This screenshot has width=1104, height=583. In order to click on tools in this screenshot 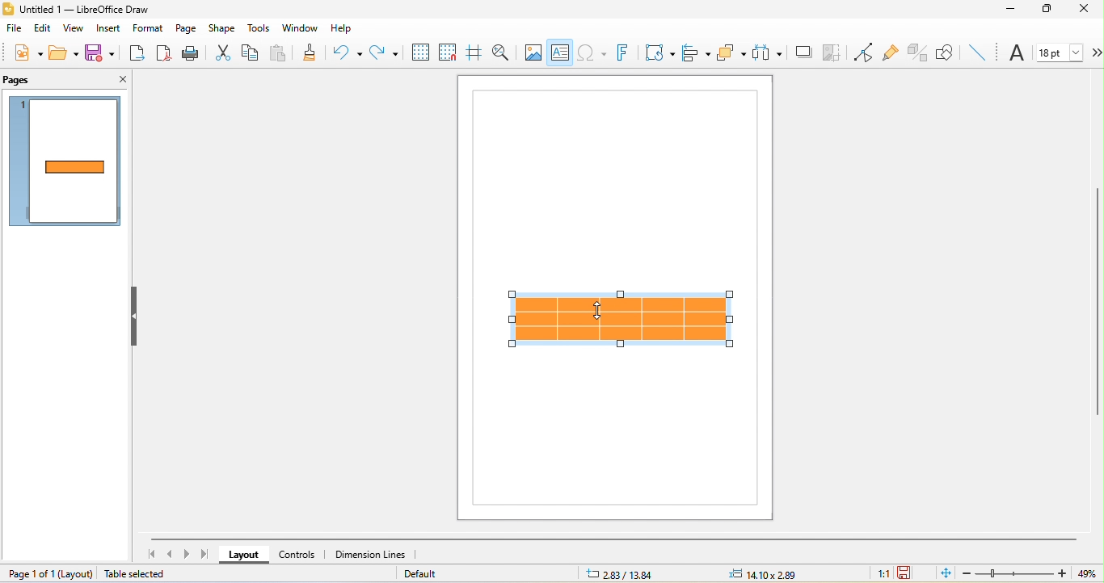, I will do `click(256, 28)`.